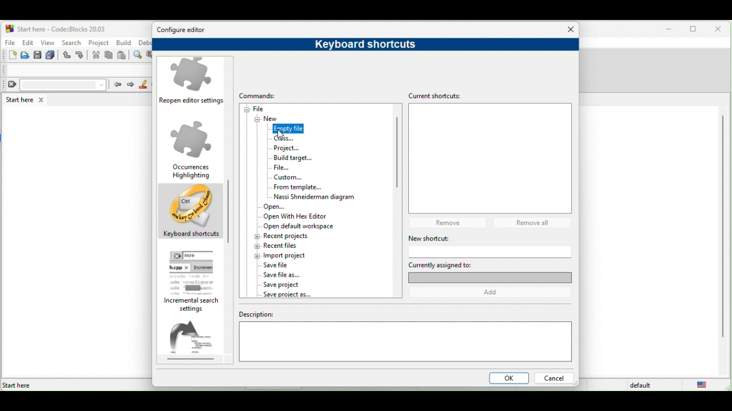 The height and width of the screenshot is (411, 732). I want to click on copy, so click(109, 56).